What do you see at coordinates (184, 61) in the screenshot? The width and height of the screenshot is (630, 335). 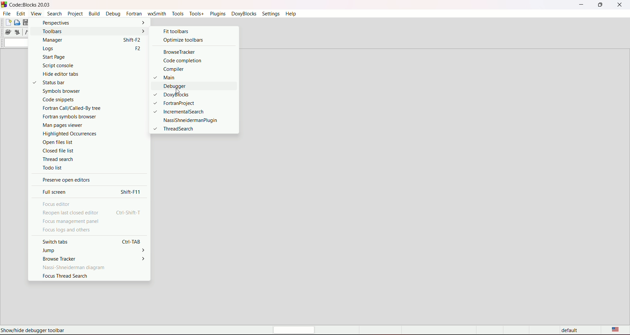 I see `code completion` at bounding box center [184, 61].